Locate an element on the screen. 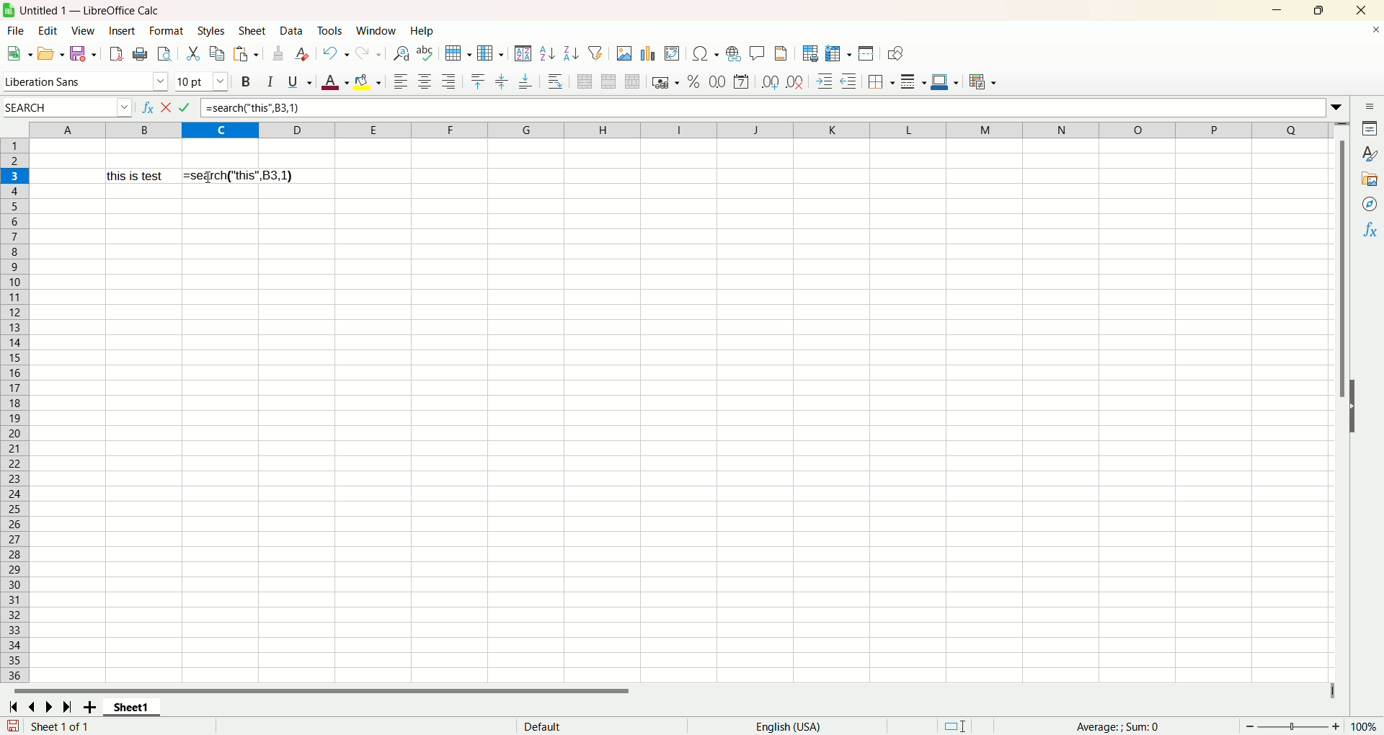  wrap text is located at coordinates (556, 82).